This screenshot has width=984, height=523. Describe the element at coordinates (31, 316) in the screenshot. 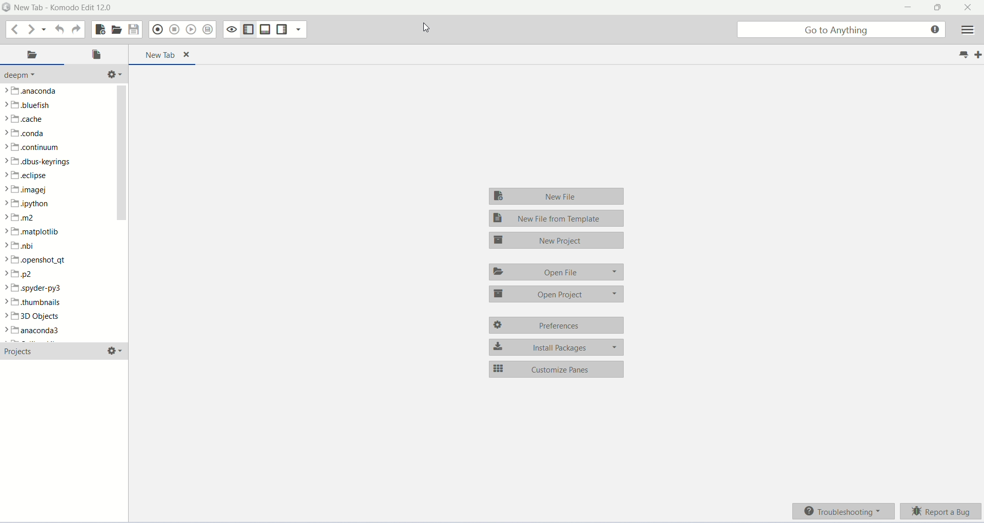

I see `3D object` at that location.